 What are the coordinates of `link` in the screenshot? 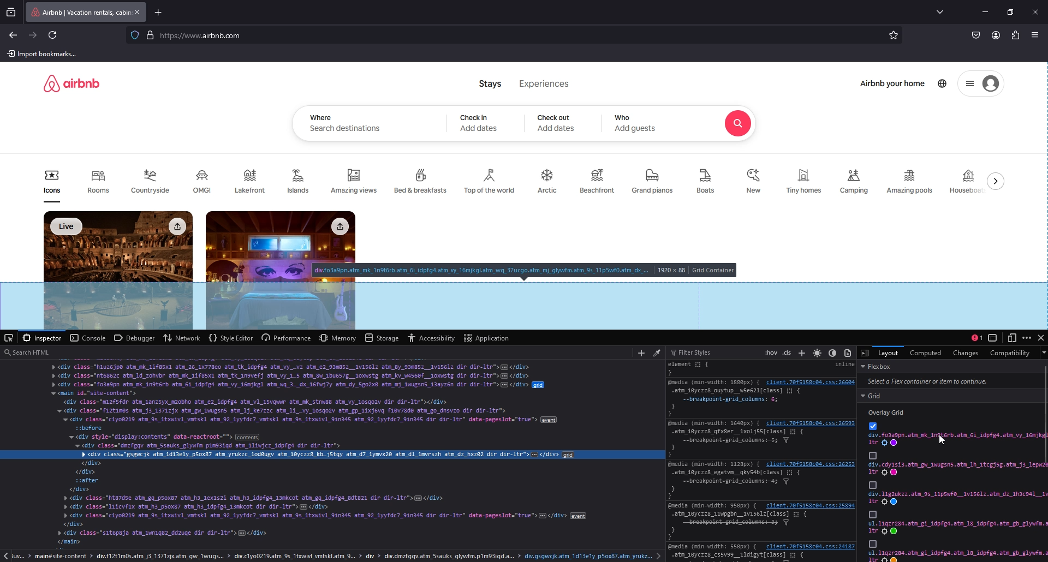 It's located at (809, 547).